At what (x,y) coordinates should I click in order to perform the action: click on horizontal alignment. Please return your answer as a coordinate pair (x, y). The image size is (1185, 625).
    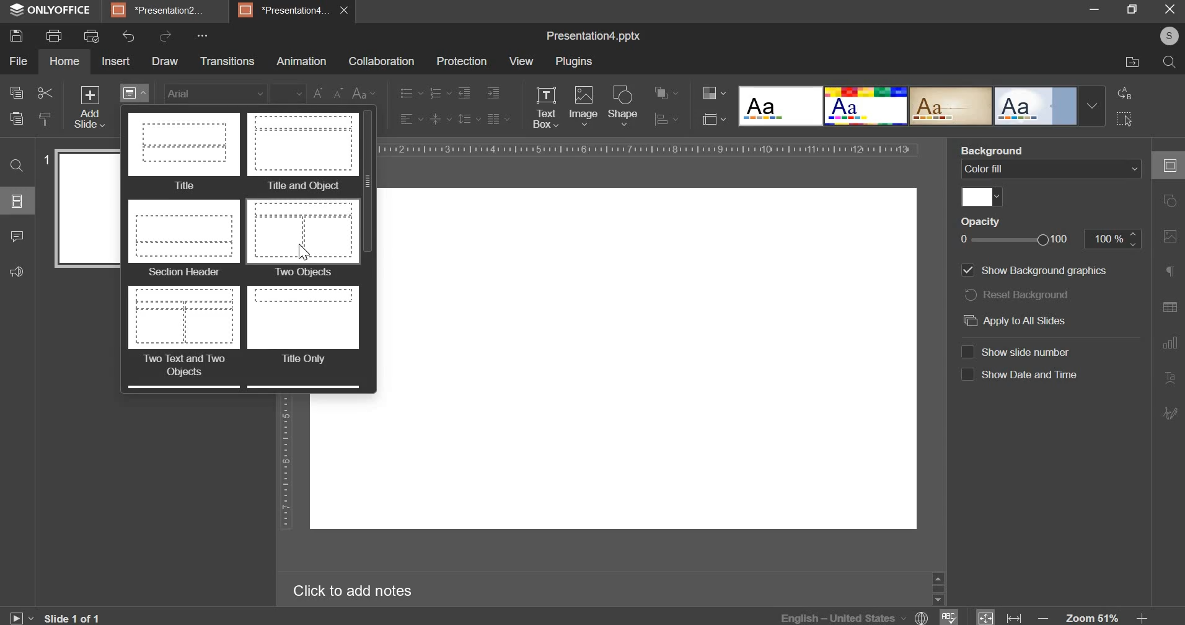
    Looking at the image, I should click on (410, 119).